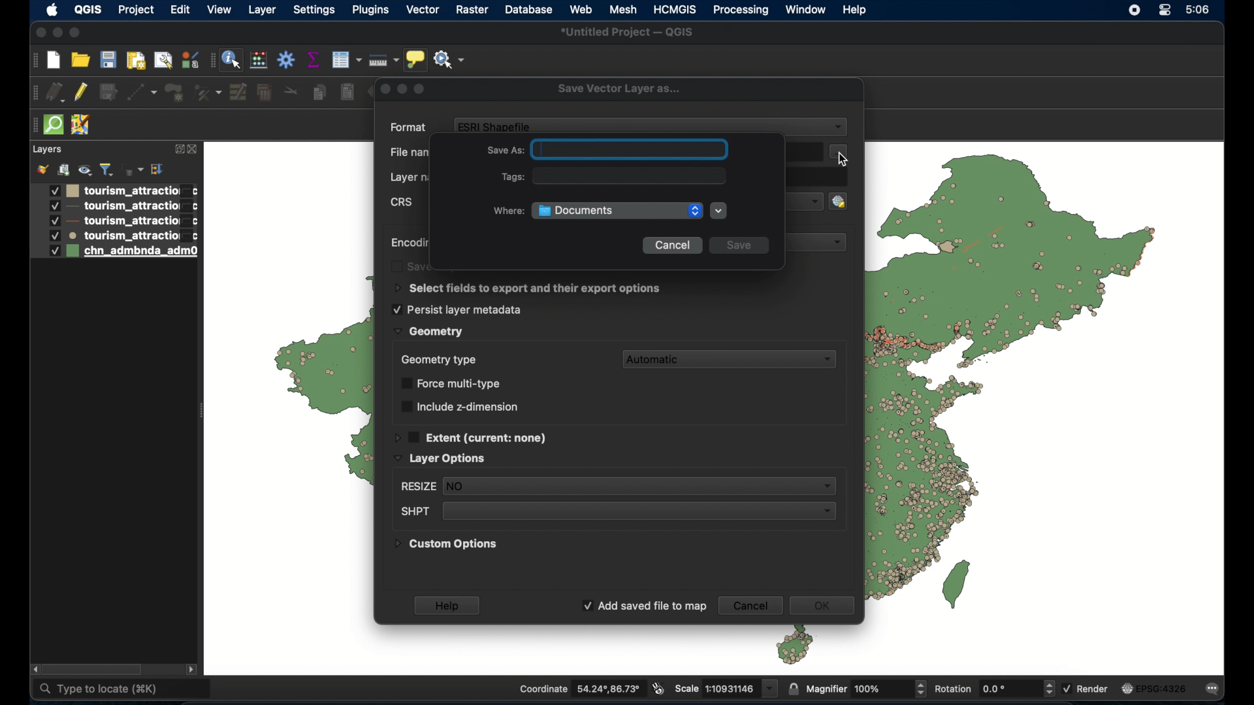  What do you see at coordinates (741, 245) in the screenshot?
I see `save` at bounding box center [741, 245].